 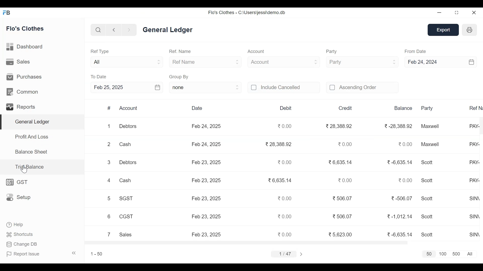 What do you see at coordinates (286, 216) in the screenshot?
I see `0.00` at bounding box center [286, 216].